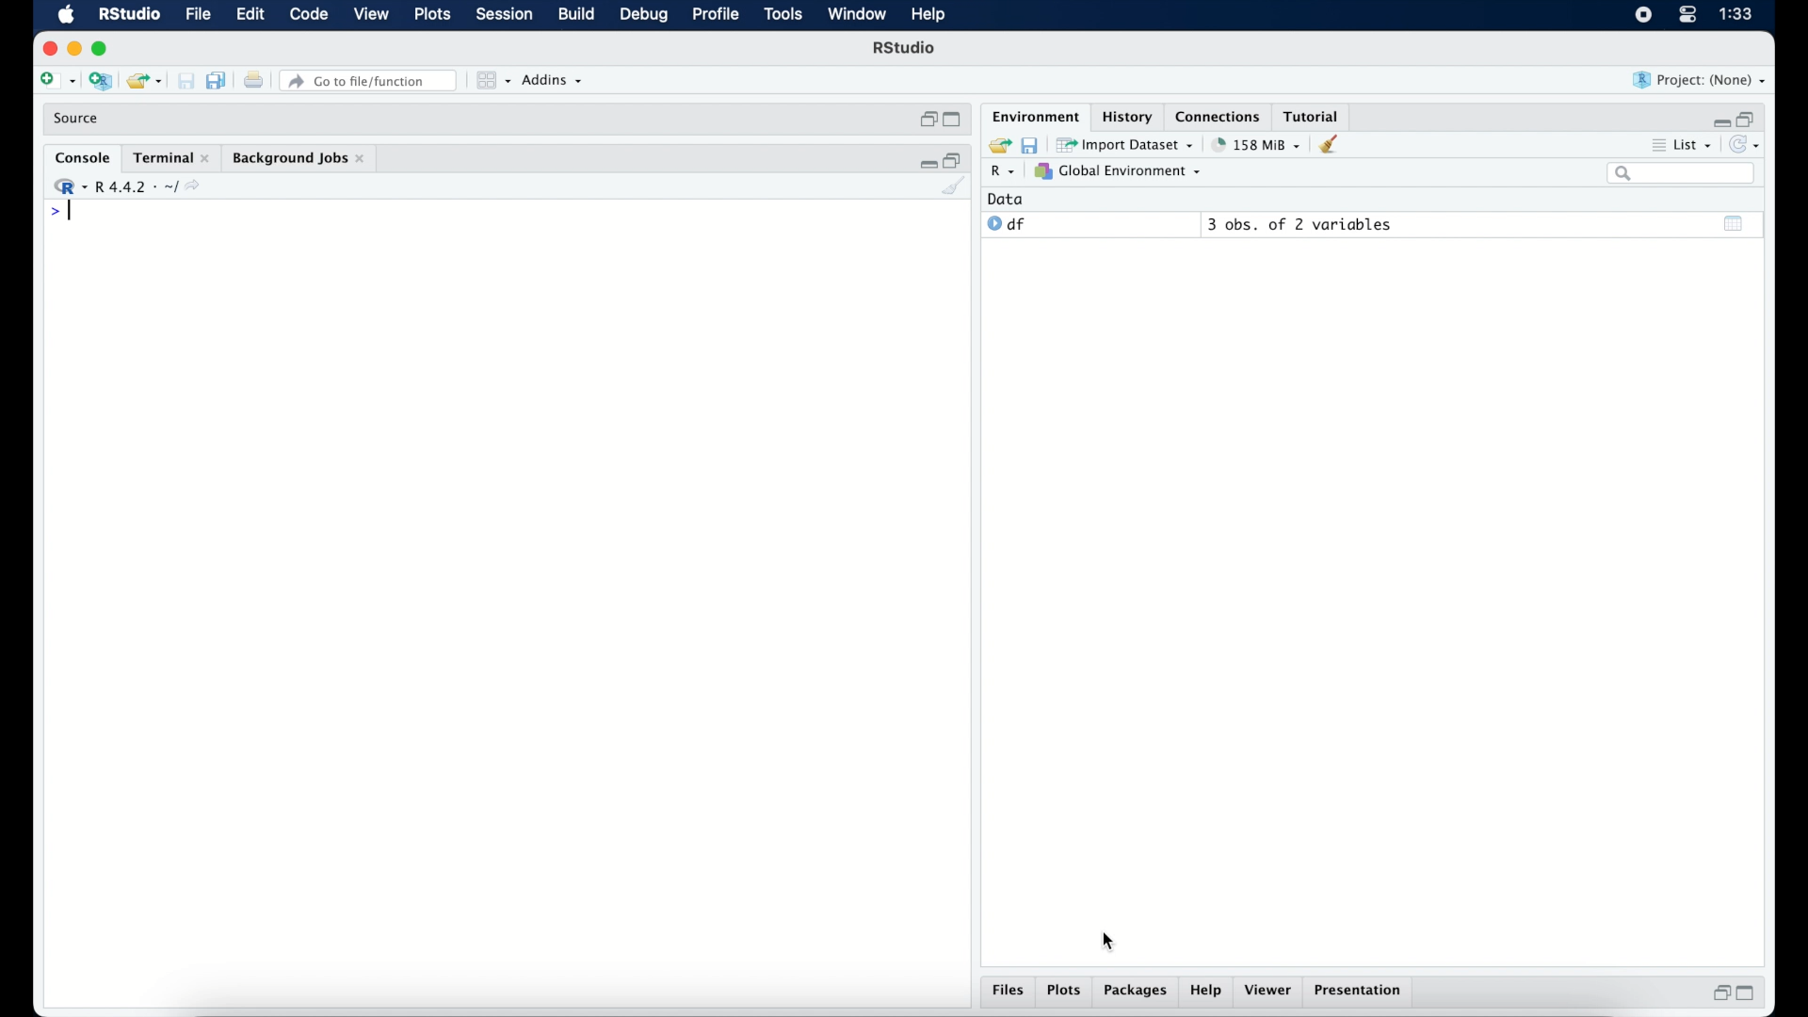  What do you see at coordinates (955, 187) in the screenshot?
I see `clear console` at bounding box center [955, 187].